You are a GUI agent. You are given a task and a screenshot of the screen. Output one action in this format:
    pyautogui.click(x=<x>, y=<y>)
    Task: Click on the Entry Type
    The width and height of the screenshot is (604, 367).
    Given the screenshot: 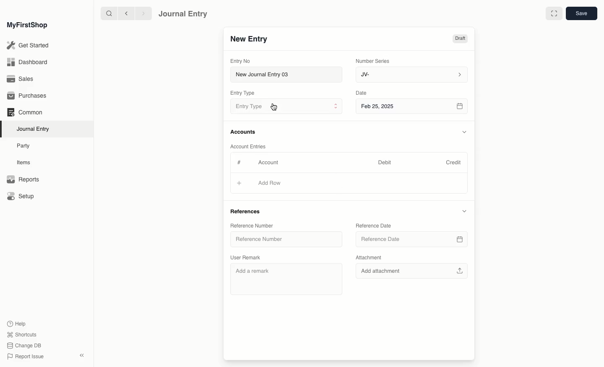 What is the action you would take?
    pyautogui.click(x=245, y=93)
    